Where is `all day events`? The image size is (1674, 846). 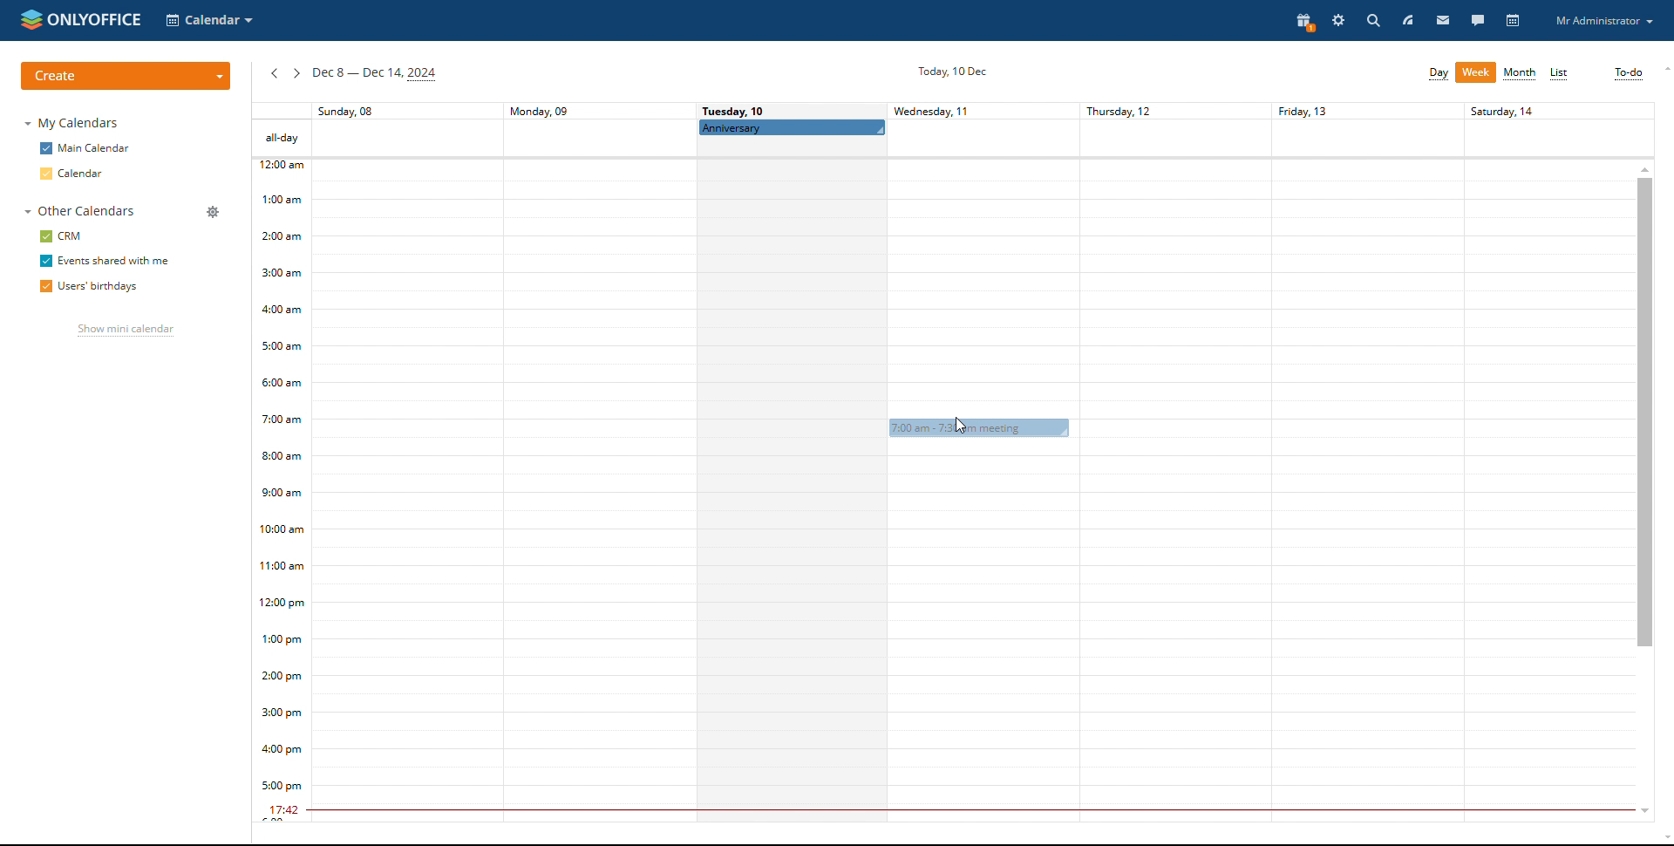
all day events is located at coordinates (952, 139).